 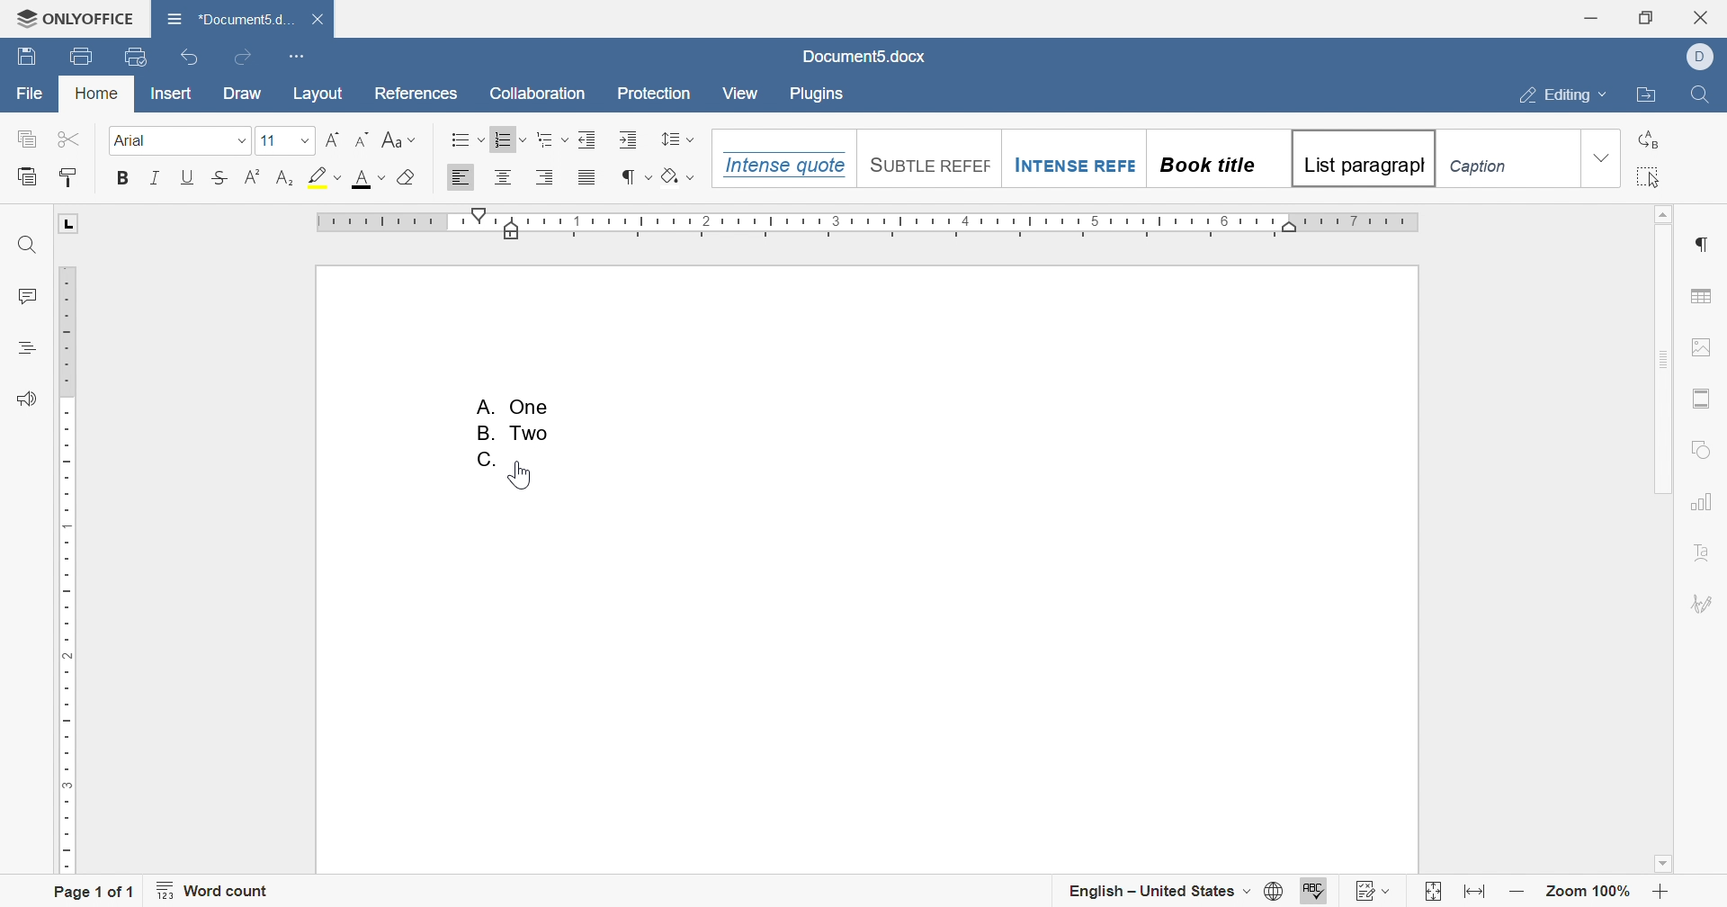 What do you see at coordinates (28, 293) in the screenshot?
I see `comments` at bounding box center [28, 293].